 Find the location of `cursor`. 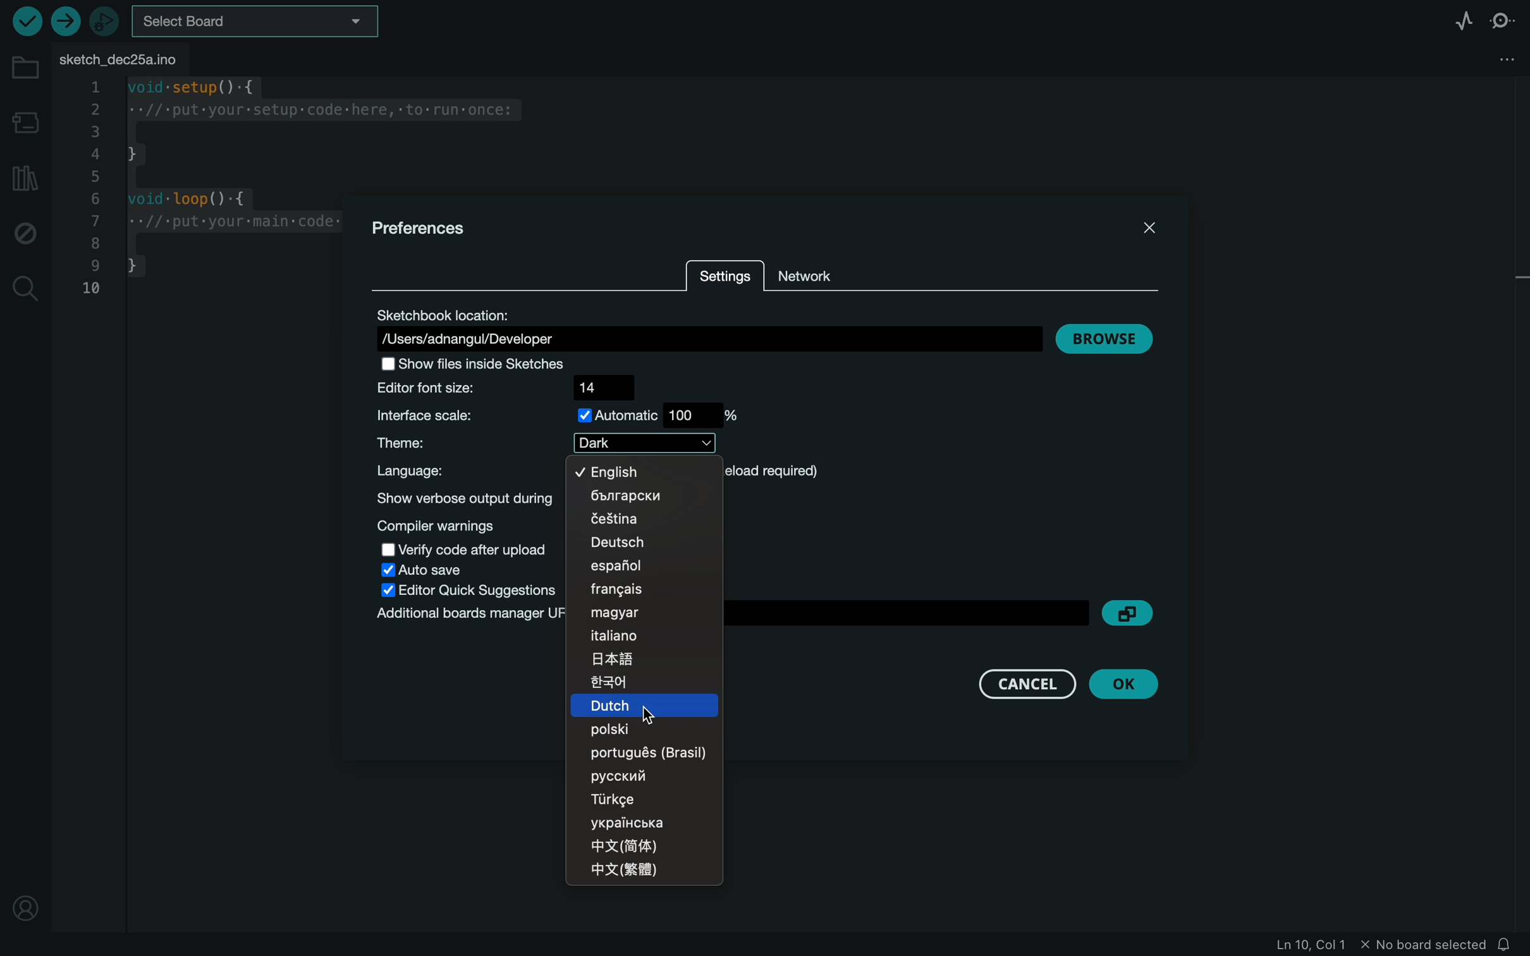

cursor is located at coordinates (644, 709).